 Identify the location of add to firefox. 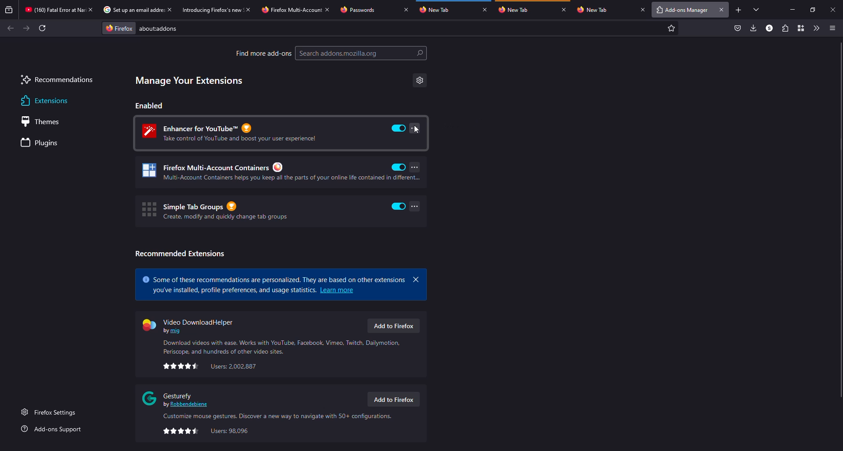
(393, 326).